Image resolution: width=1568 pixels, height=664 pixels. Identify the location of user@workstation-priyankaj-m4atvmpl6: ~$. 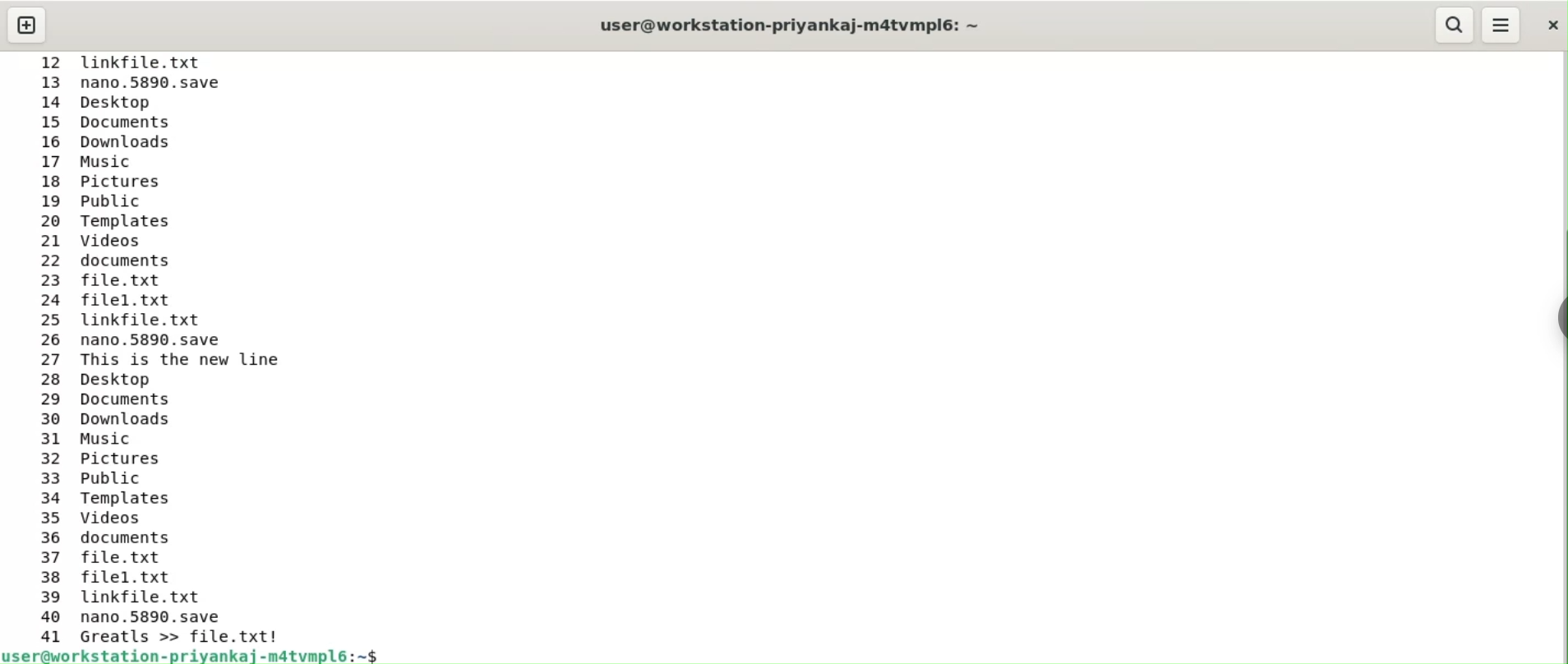
(202, 656).